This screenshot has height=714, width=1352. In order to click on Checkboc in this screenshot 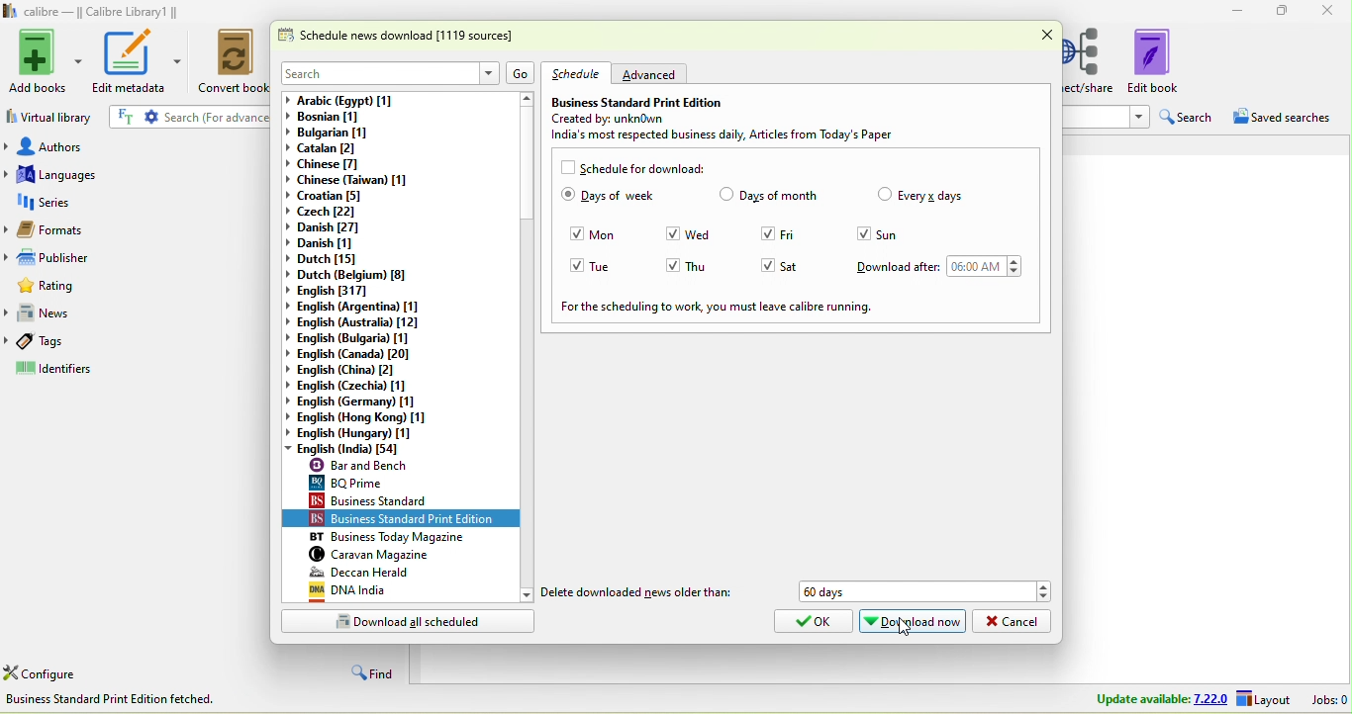, I will do `click(566, 166)`.